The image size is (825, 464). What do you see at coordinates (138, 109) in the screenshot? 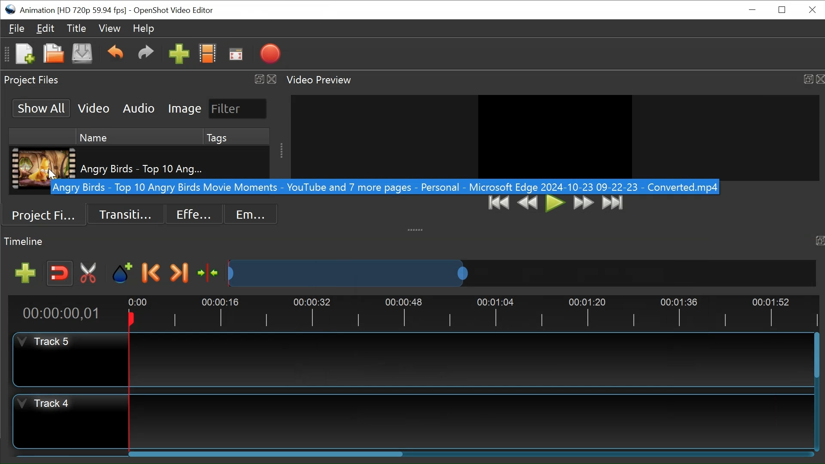
I see `Audio` at bounding box center [138, 109].